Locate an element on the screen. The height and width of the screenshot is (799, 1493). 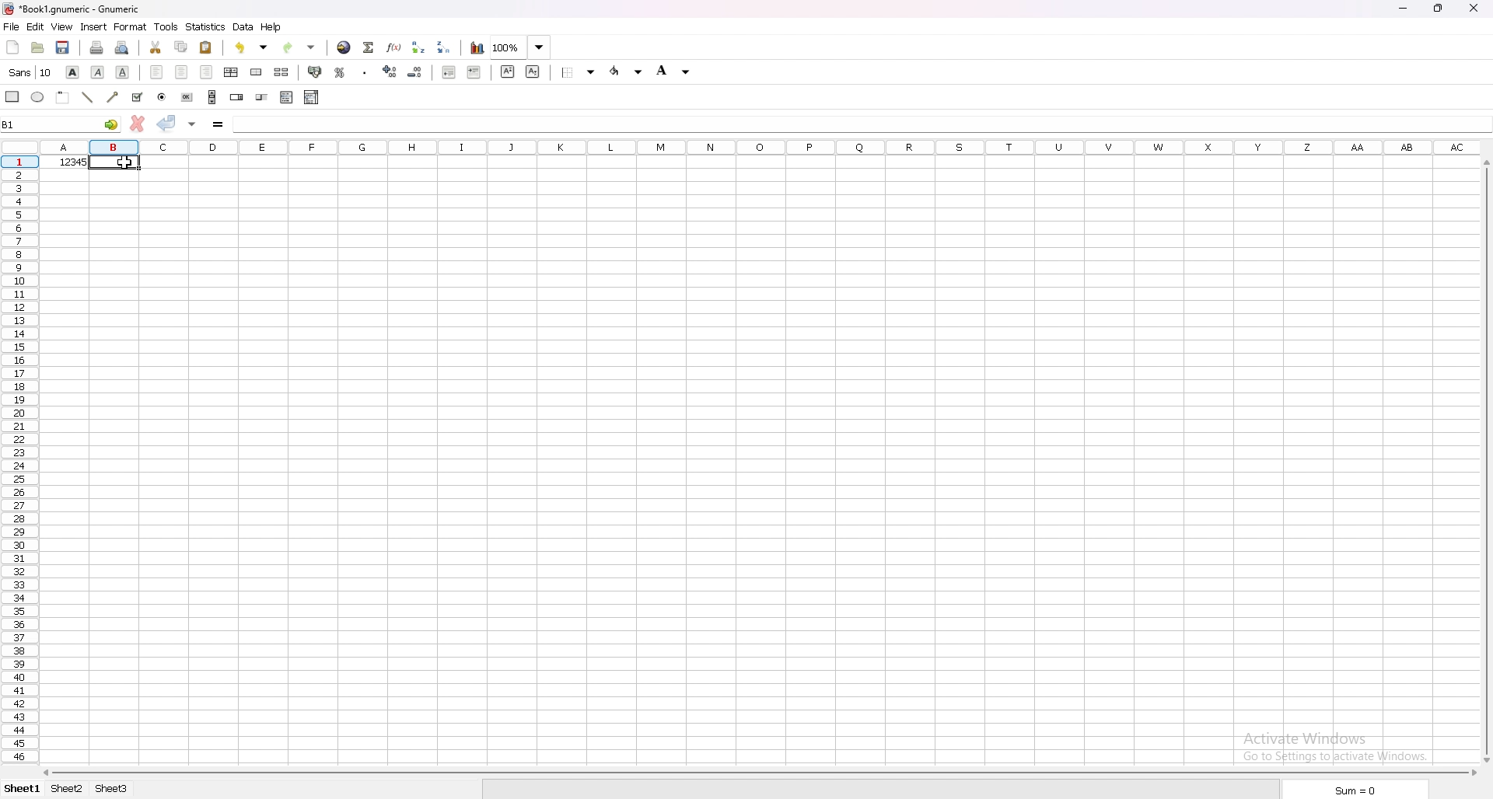
centre horizontally is located at coordinates (232, 72).